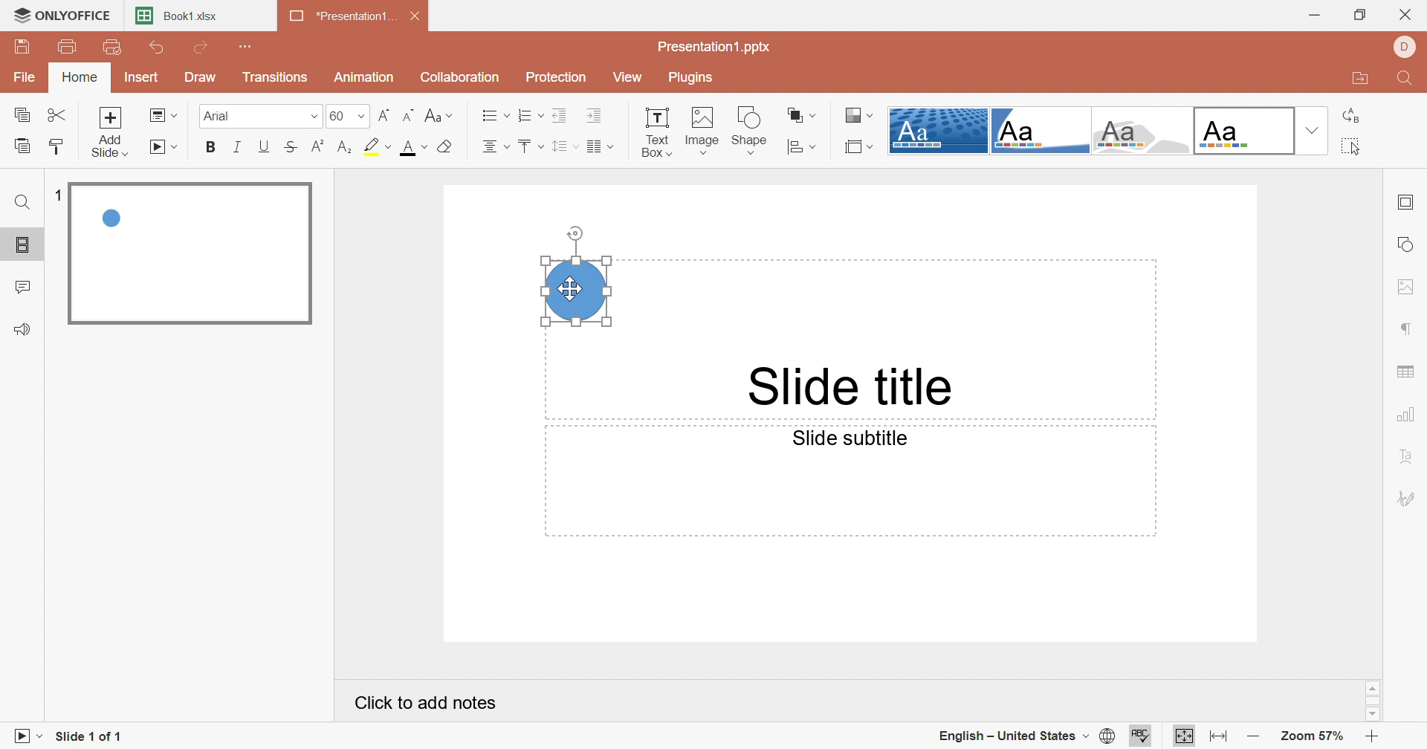 Image resolution: width=1427 pixels, height=749 pixels. Describe the element at coordinates (1039, 134) in the screenshot. I see `Corner` at that location.